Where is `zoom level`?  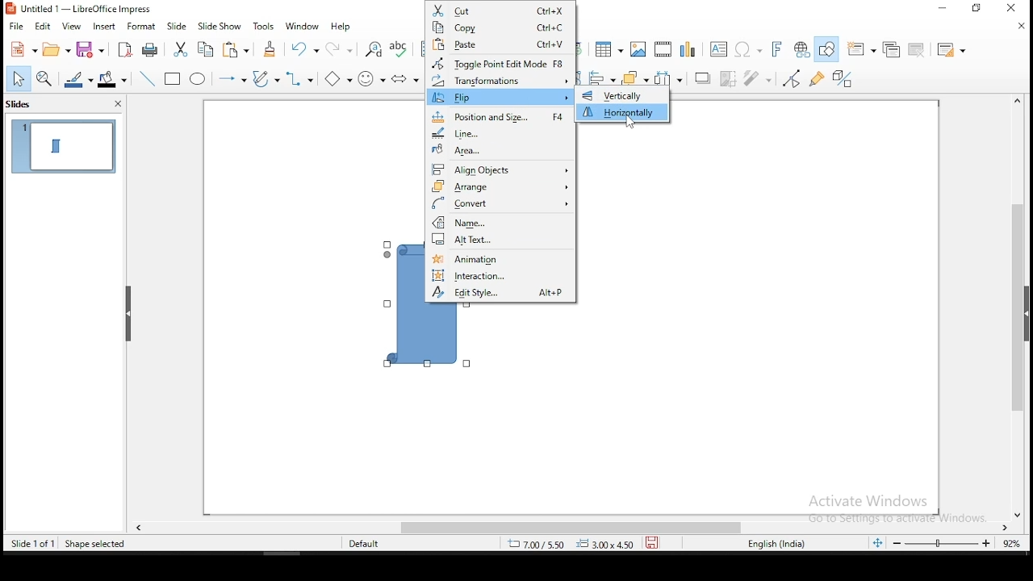
zoom level is located at coordinates (1010, 542).